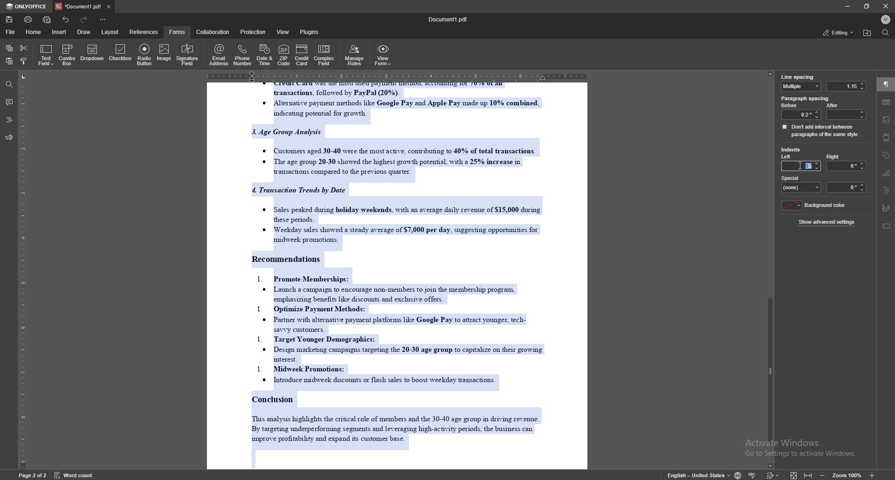  What do you see at coordinates (815, 206) in the screenshot?
I see `background` at bounding box center [815, 206].